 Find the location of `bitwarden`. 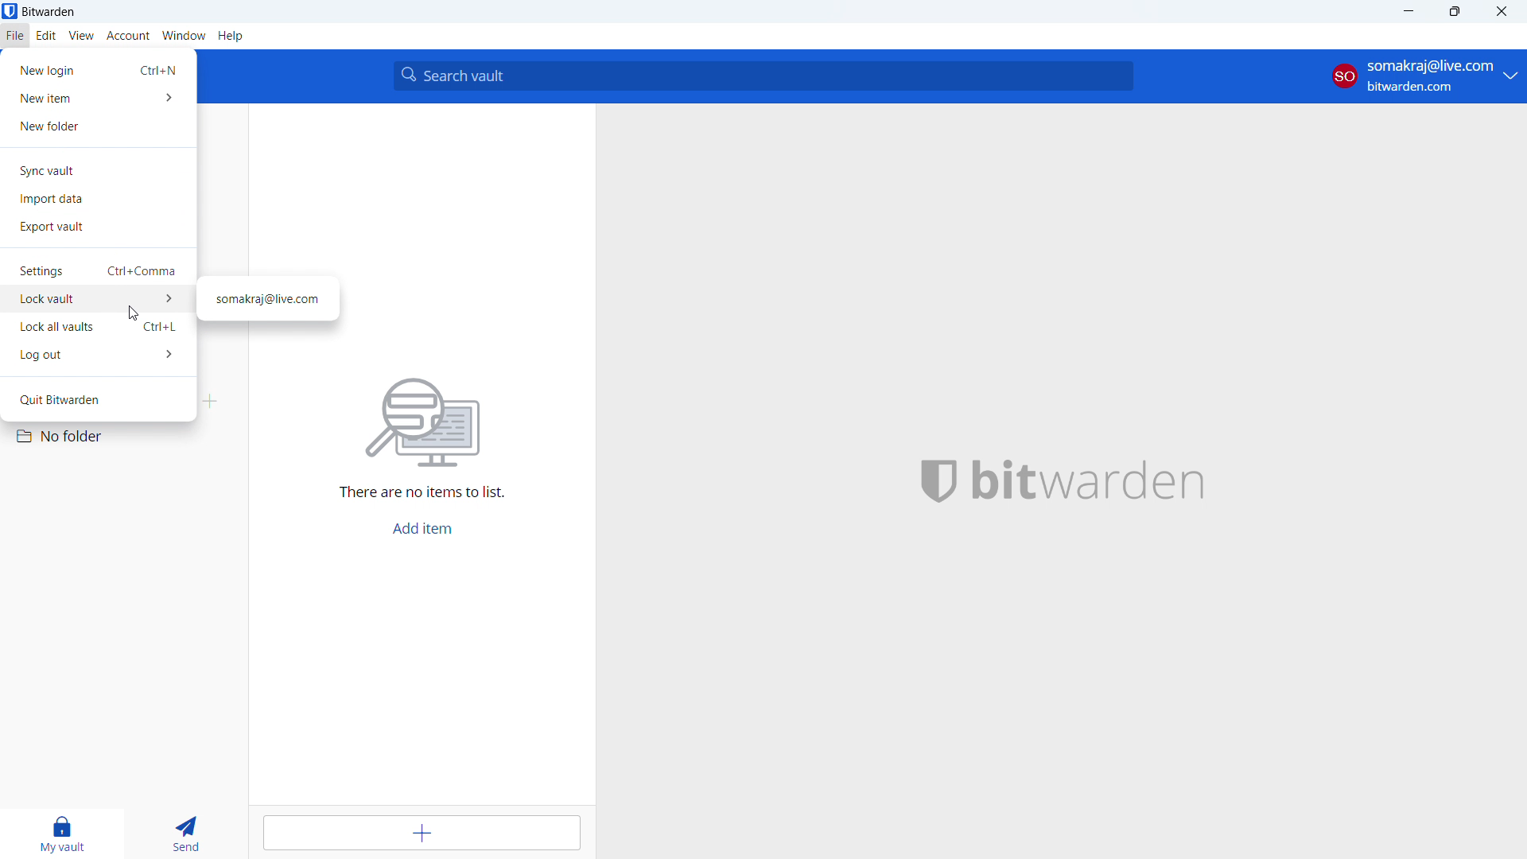

bitwarden is located at coordinates (1100, 477).